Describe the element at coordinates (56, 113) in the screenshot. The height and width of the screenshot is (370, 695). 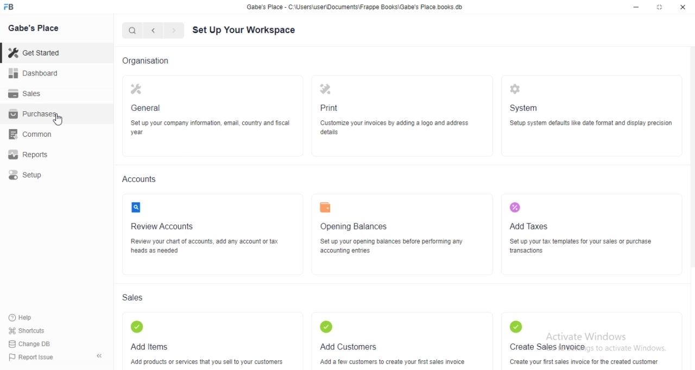
I see `Purchases` at that location.